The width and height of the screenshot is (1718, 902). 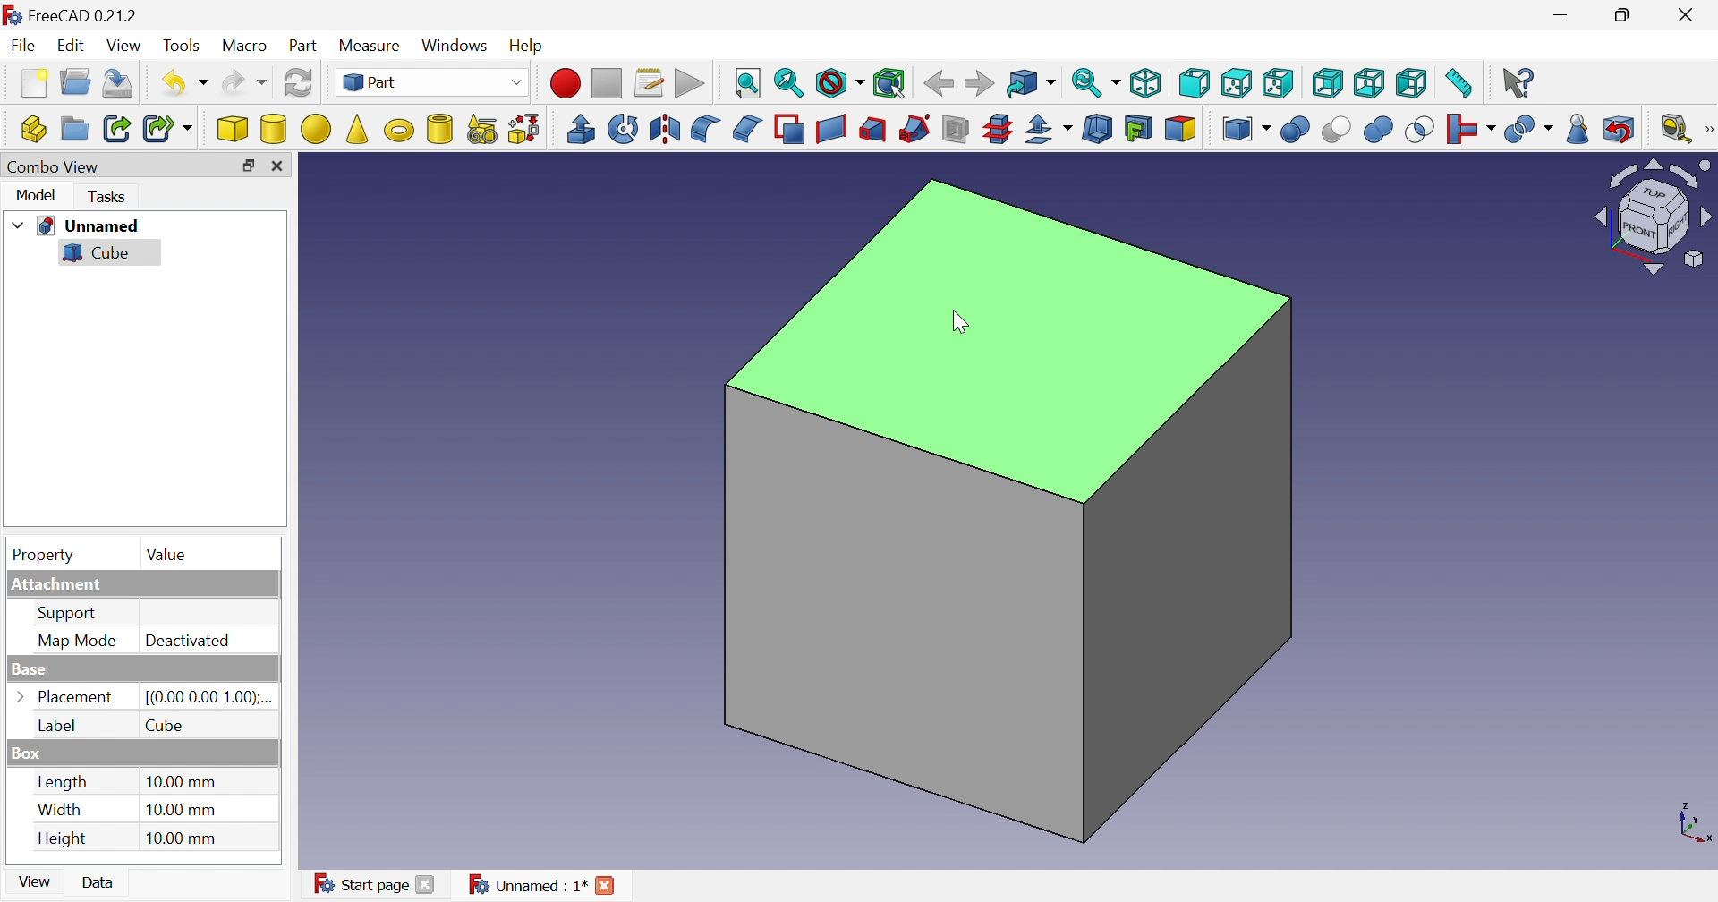 What do you see at coordinates (21, 45) in the screenshot?
I see `File` at bounding box center [21, 45].